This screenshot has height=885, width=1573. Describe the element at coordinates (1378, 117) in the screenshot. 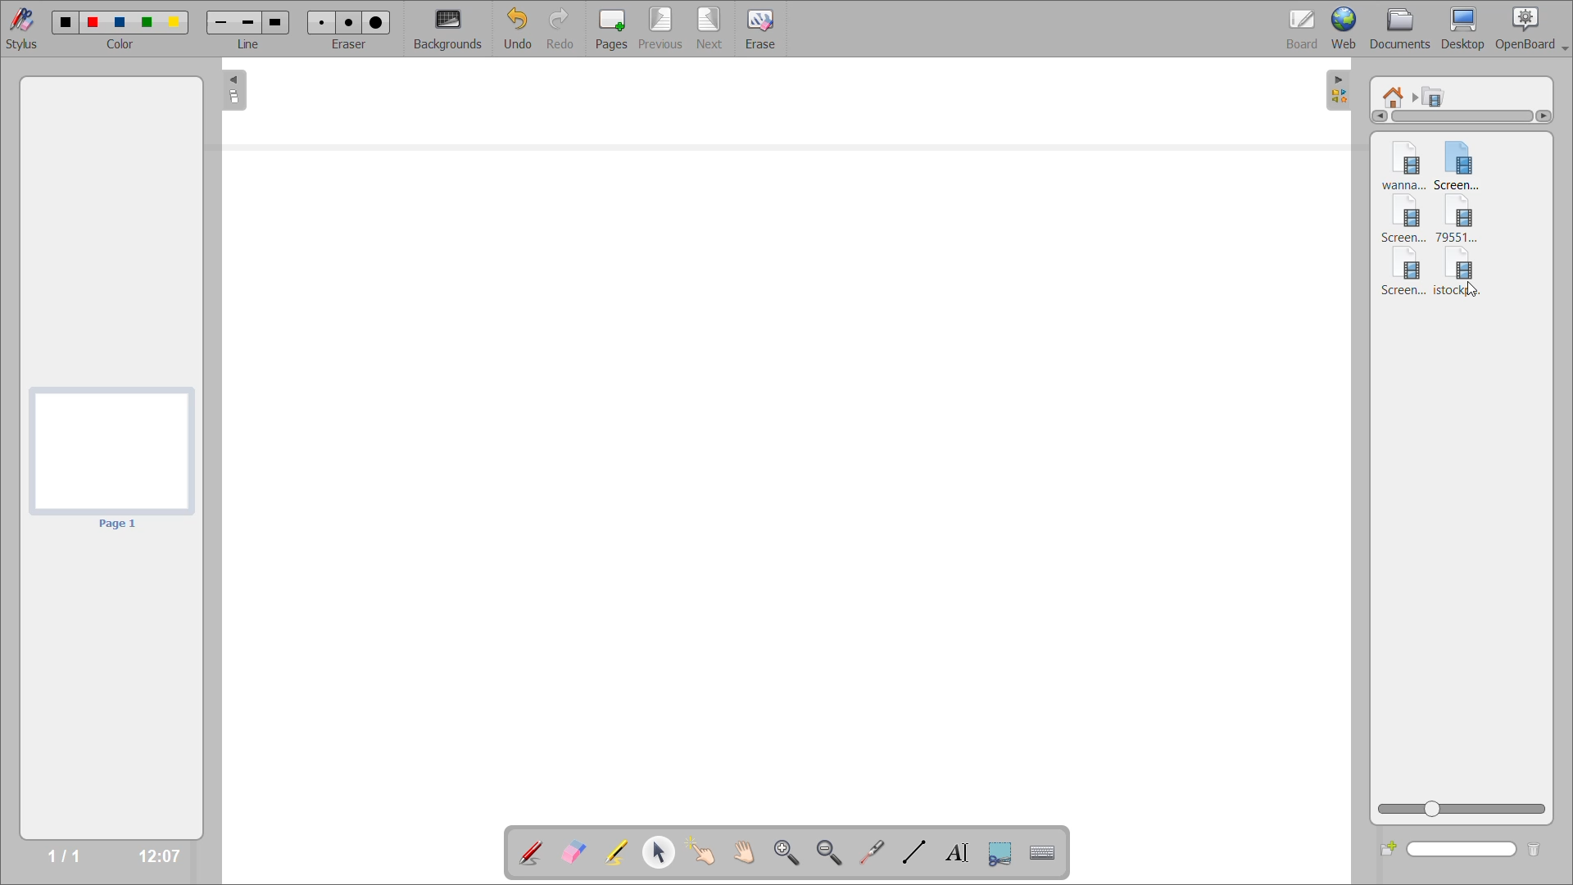

I see `Left arrow` at that location.